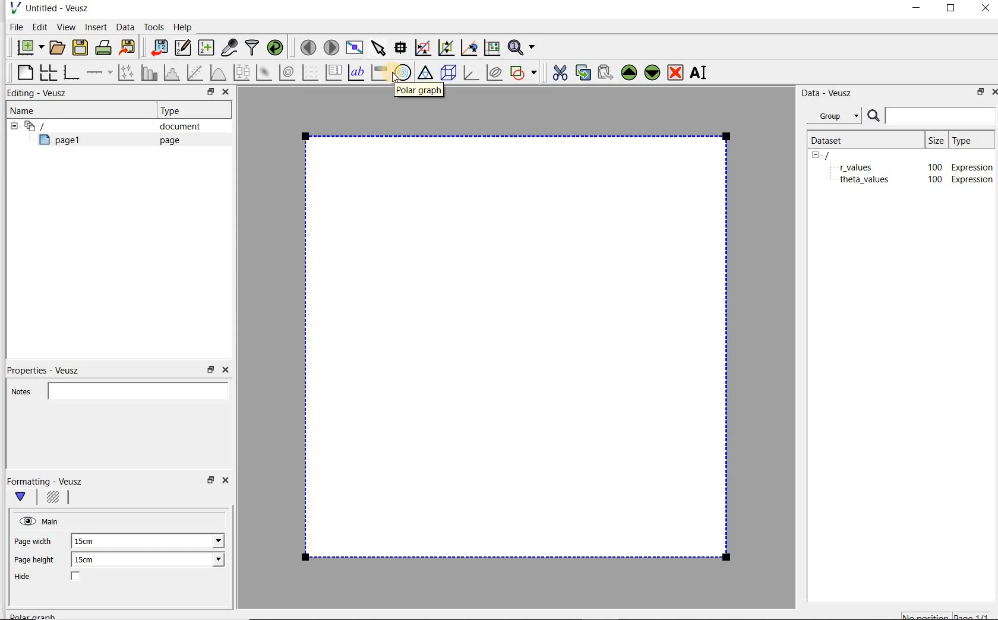 The width and height of the screenshot is (998, 620). I want to click on Help, so click(184, 27).